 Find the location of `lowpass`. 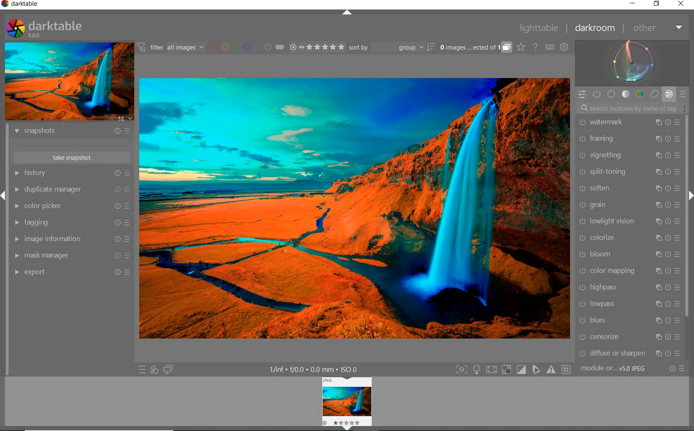

lowpass is located at coordinates (629, 305).